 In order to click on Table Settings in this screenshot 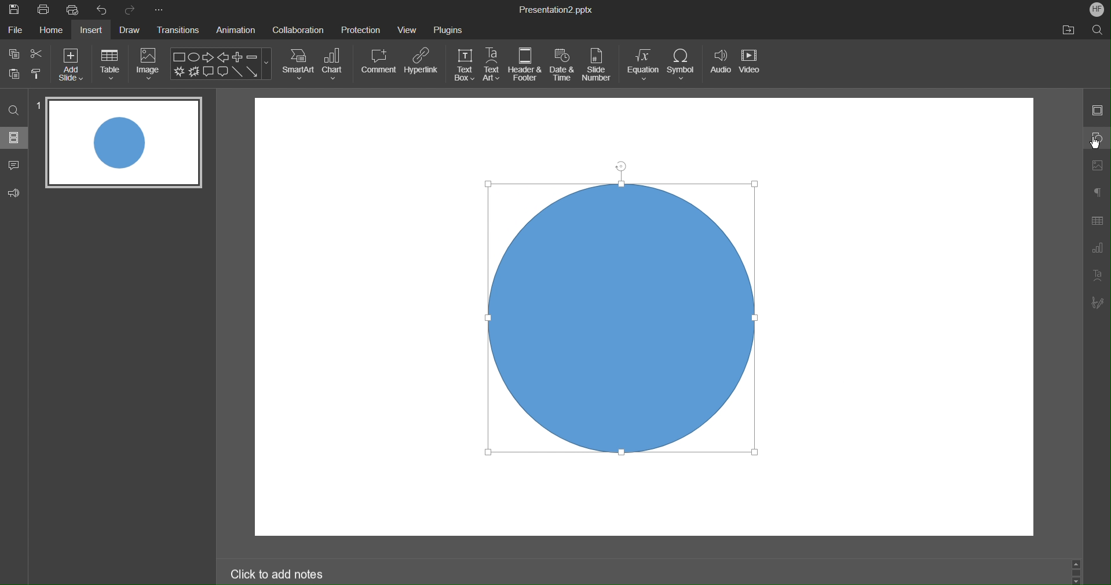, I will do `click(1097, 221)`.